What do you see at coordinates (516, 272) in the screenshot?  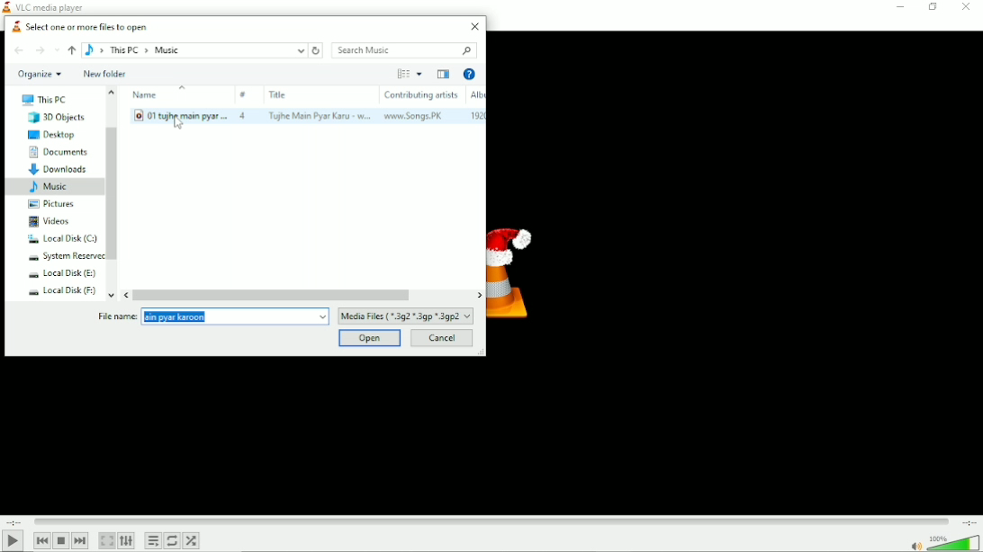 I see `Logo` at bounding box center [516, 272].